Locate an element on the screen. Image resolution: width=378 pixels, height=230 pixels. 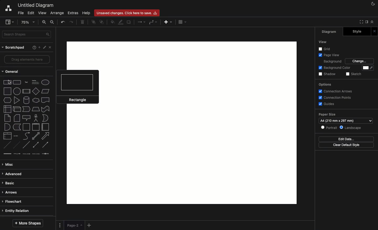
trapezoid is located at coordinates (35, 109).